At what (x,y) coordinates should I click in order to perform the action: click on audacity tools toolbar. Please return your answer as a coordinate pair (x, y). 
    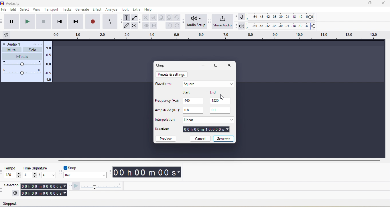
    Looking at the image, I should click on (121, 23).